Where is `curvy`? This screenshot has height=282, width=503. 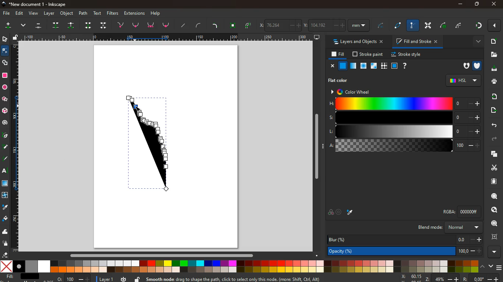 curvy is located at coordinates (200, 25).